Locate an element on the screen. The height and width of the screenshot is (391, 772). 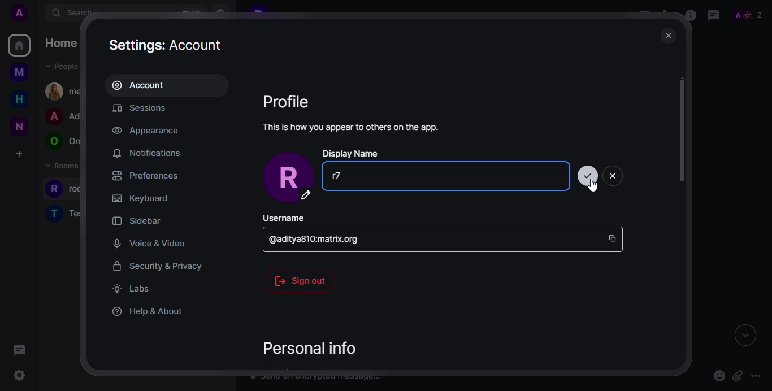
new is located at coordinates (21, 126).